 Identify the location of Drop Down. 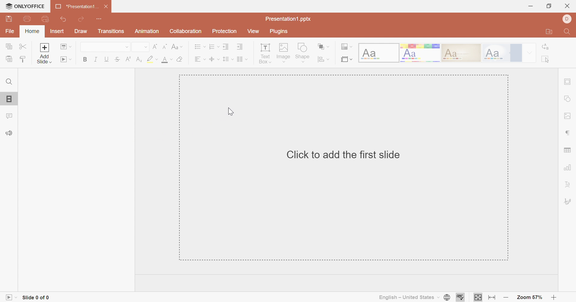
(157, 59).